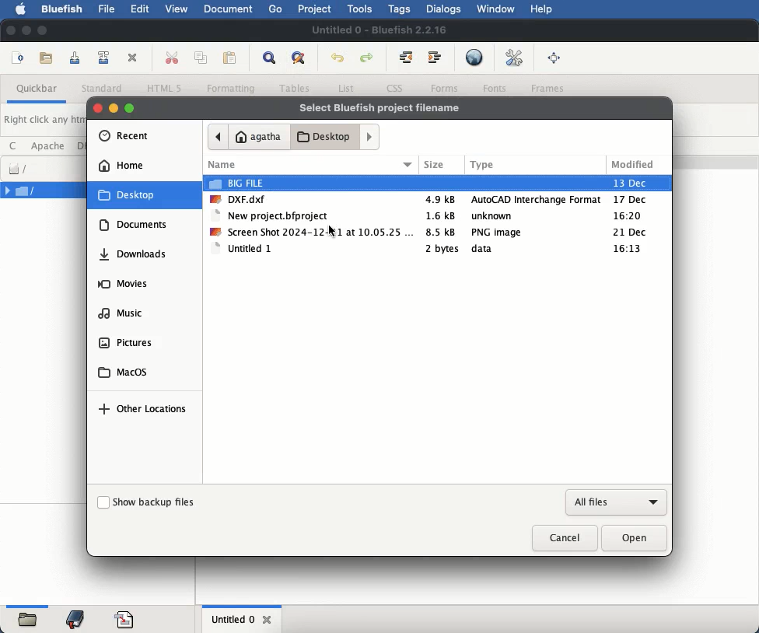 The width and height of the screenshot is (759, 633). What do you see at coordinates (548, 88) in the screenshot?
I see `Frames` at bounding box center [548, 88].